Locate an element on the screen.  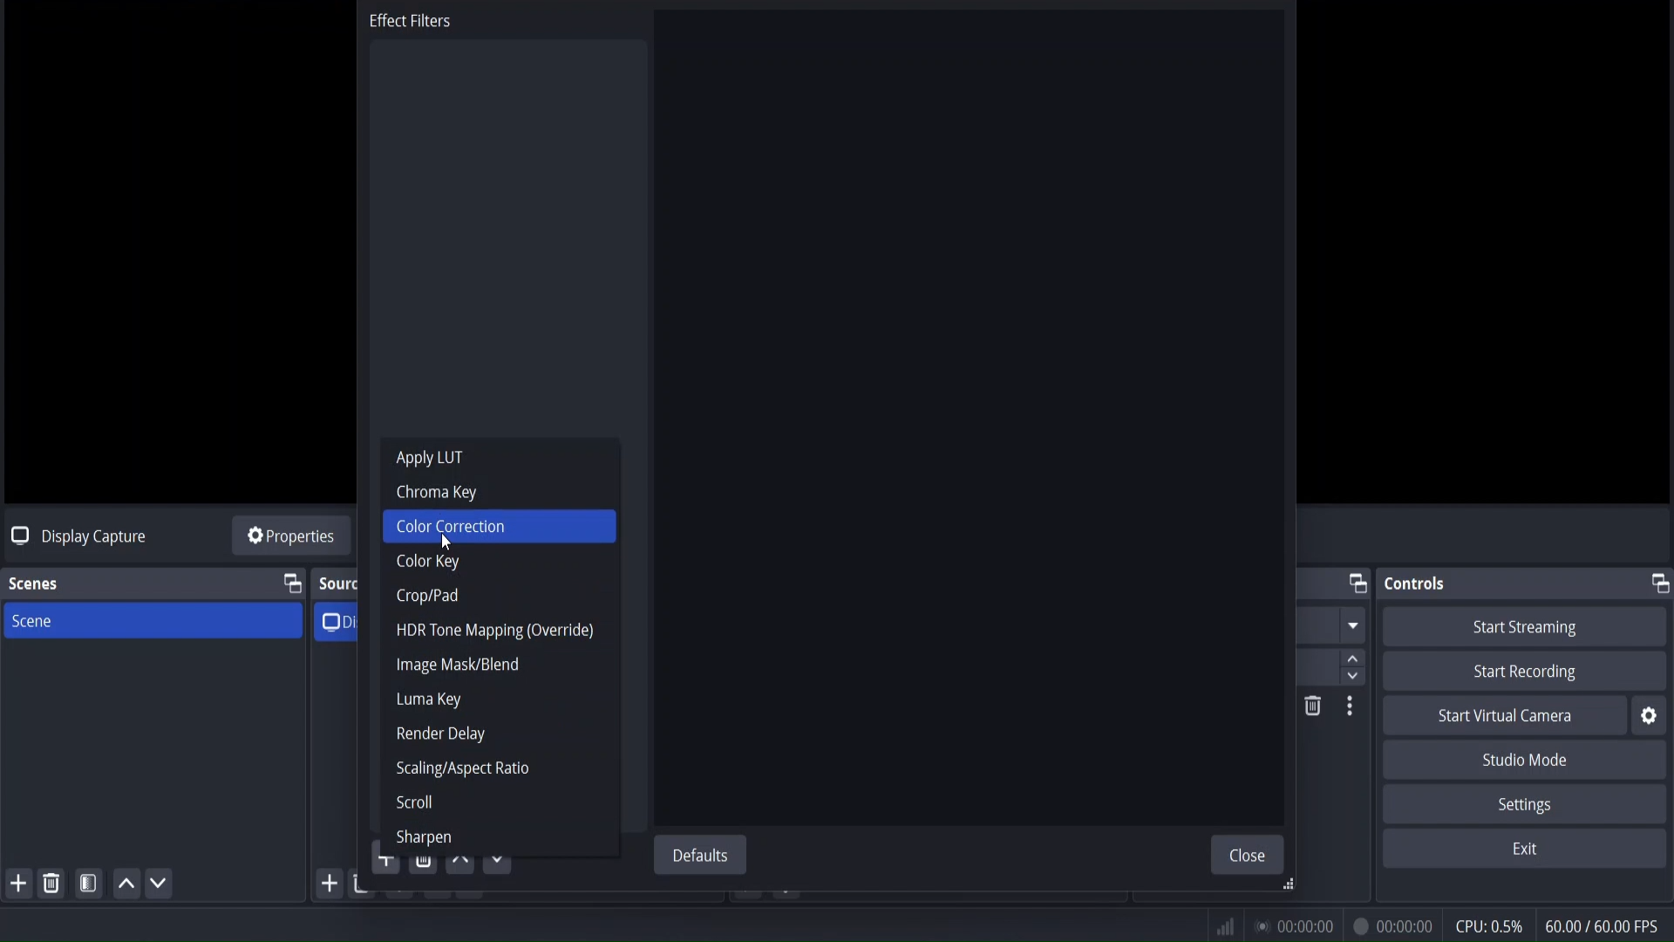
color key is located at coordinates (429, 564).